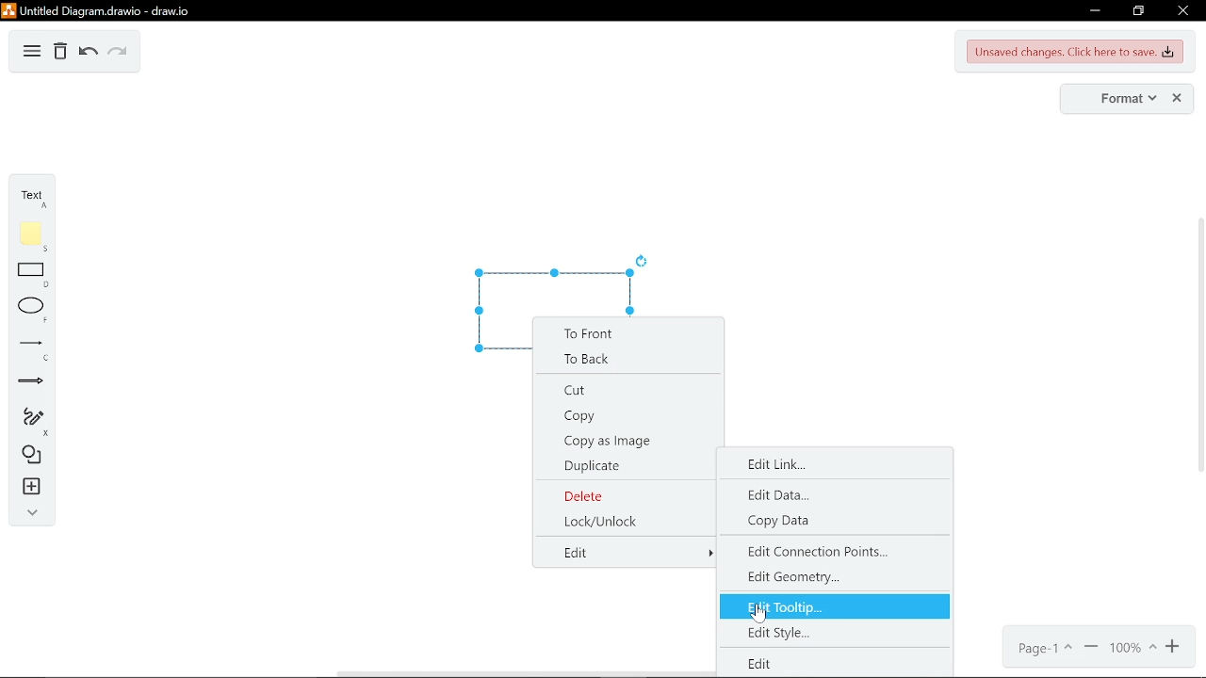 The image size is (1206, 678). What do you see at coordinates (1182, 11) in the screenshot?
I see `close` at bounding box center [1182, 11].